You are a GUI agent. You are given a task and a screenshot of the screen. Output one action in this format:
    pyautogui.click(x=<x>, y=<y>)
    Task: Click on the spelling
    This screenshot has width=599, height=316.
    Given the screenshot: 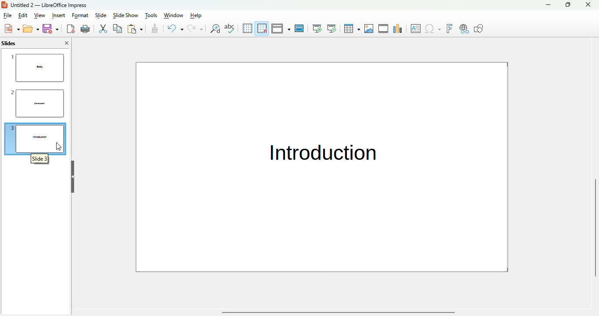 What is the action you would take?
    pyautogui.click(x=229, y=28)
    